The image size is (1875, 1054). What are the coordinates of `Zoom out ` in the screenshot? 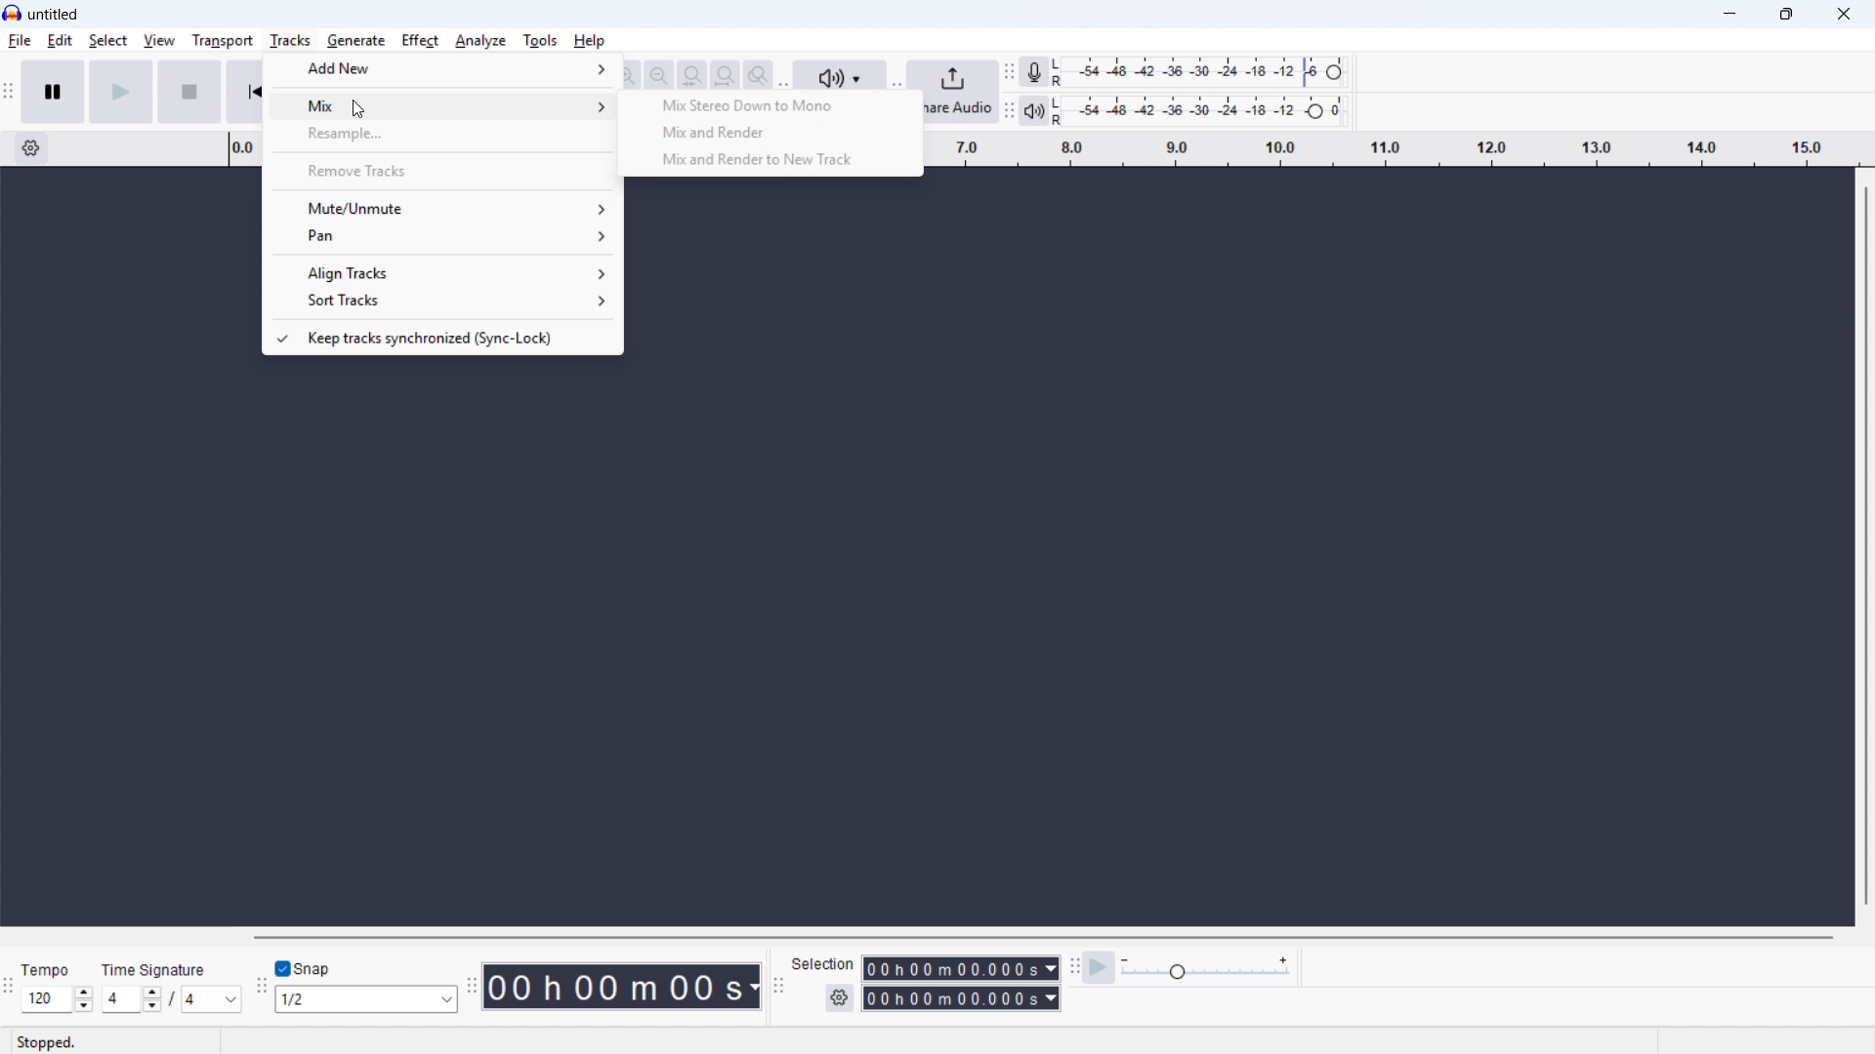 It's located at (659, 75).